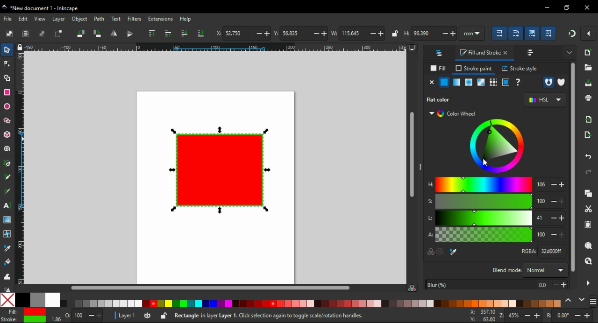  Describe the element at coordinates (127, 316) in the screenshot. I see `layer1` at that location.